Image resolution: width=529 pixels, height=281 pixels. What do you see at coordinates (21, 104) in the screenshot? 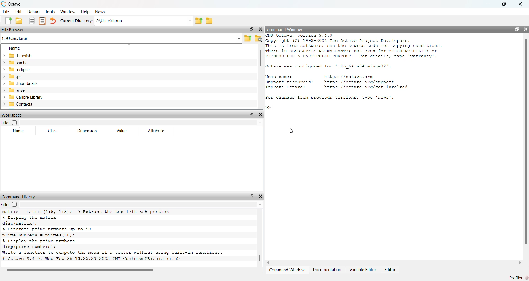
I see `contacts` at bounding box center [21, 104].